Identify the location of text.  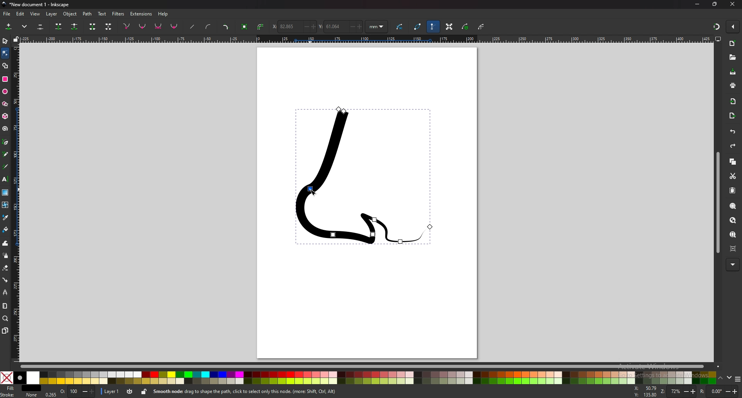
(102, 14).